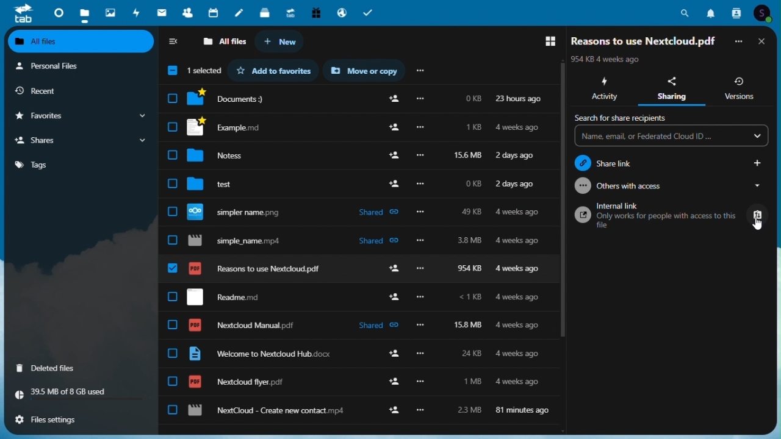 The image size is (781, 439). What do you see at coordinates (377, 213) in the screenshot?
I see `shared` at bounding box center [377, 213].